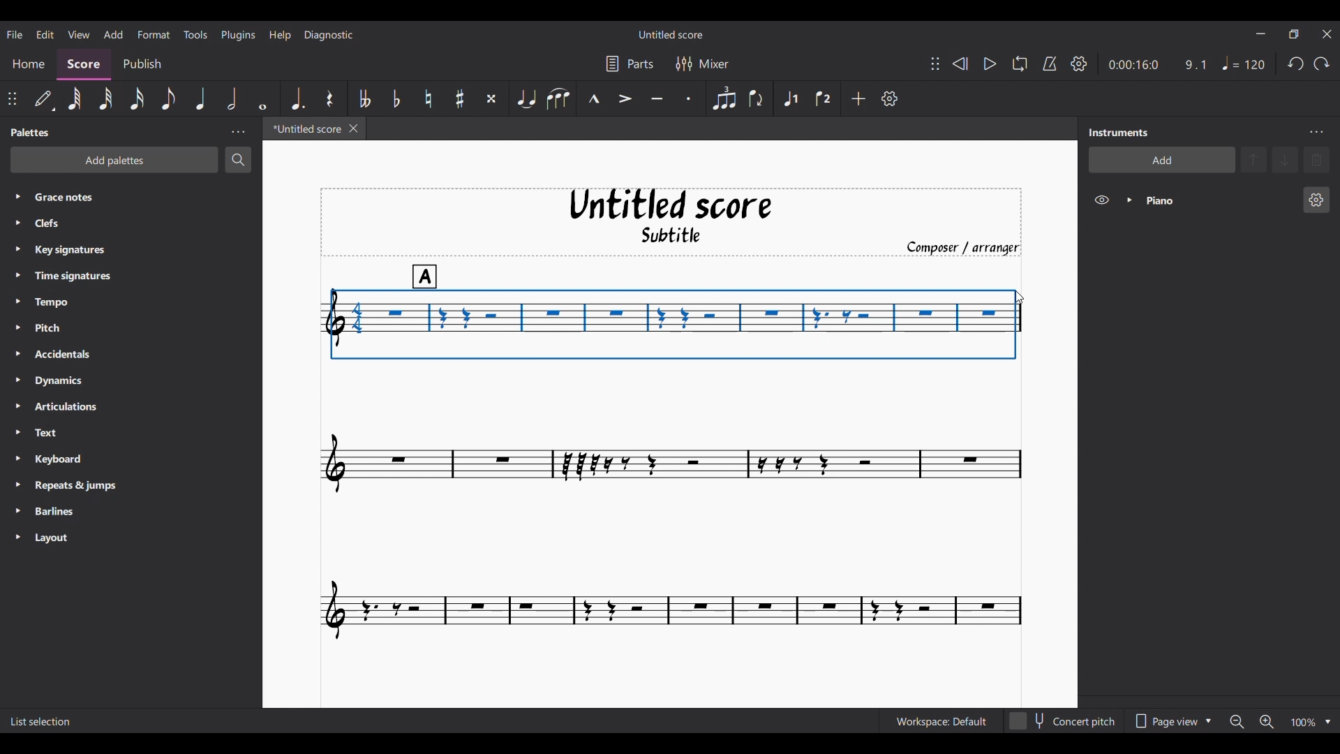  What do you see at coordinates (990, 64) in the screenshot?
I see `Play` at bounding box center [990, 64].